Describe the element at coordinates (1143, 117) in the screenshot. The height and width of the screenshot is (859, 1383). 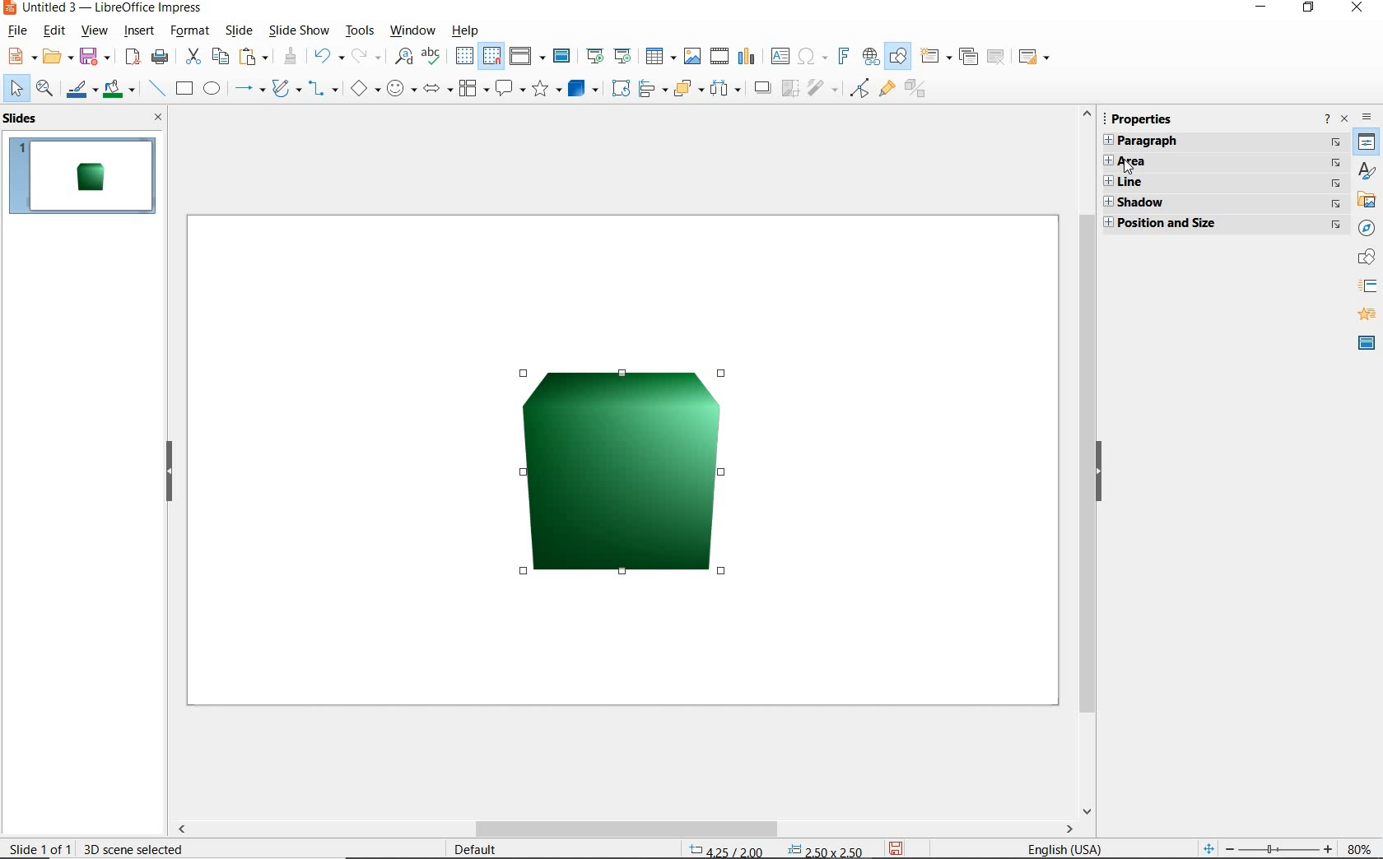
I see `PROPERTIES` at that location.